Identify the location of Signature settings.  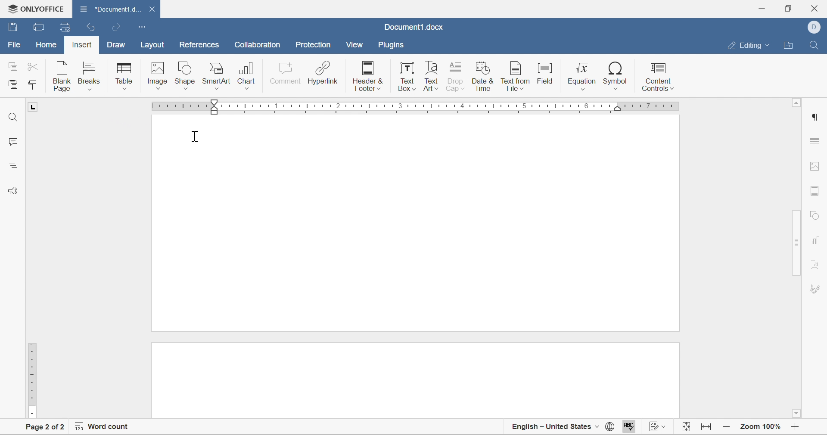
(815, 268).